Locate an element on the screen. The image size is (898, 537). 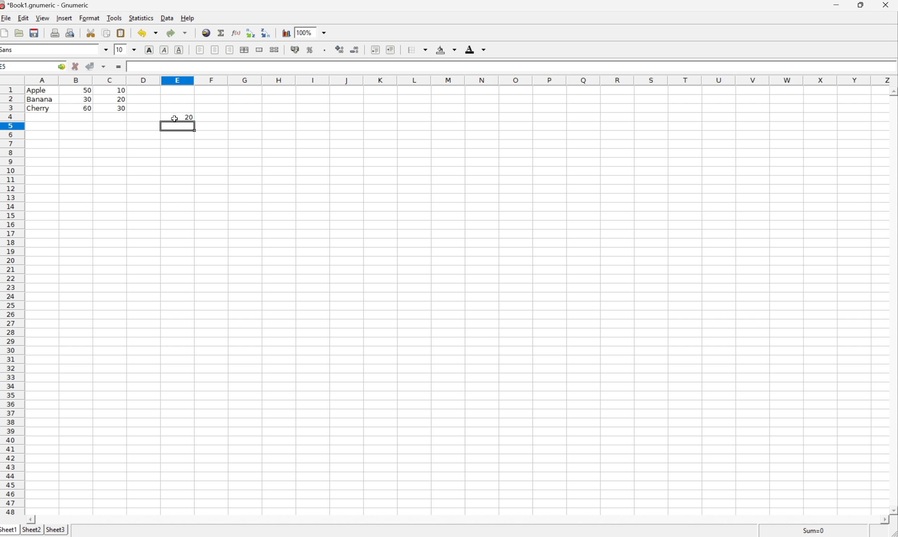
center horizontally is located at coordinates (244, 50).